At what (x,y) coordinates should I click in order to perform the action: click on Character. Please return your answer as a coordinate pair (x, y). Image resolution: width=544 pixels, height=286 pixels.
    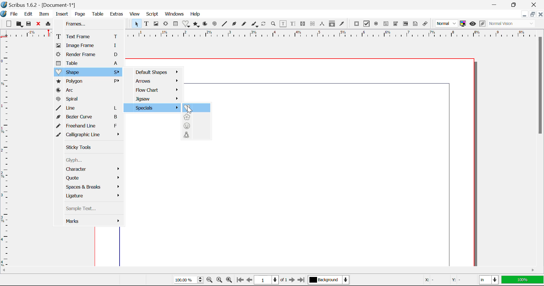
    Looking at the image, I should click on (90, 170).